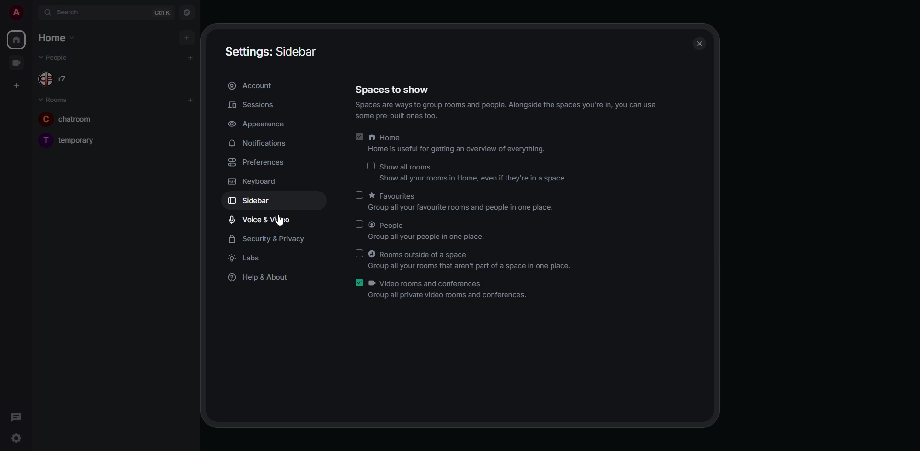 This screenshot has height=451, width=920. What do you see at coordinates (259, 278) in the screenshot?
I see `help & about` at bounding box center [259, 278].